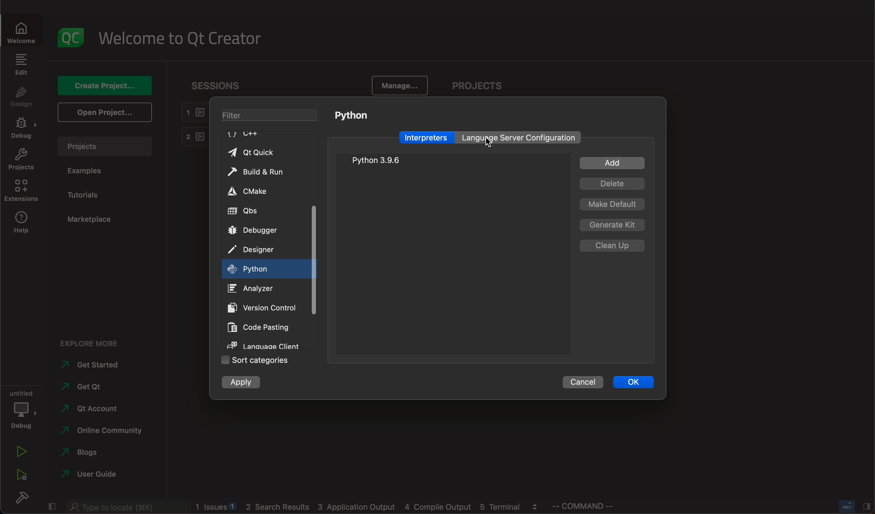 The height and width of the screenshot is (514, 875). What do you see at coordinates (19, 476) in the screenshot?
I see `run debug` at bounding box center [19, 476].